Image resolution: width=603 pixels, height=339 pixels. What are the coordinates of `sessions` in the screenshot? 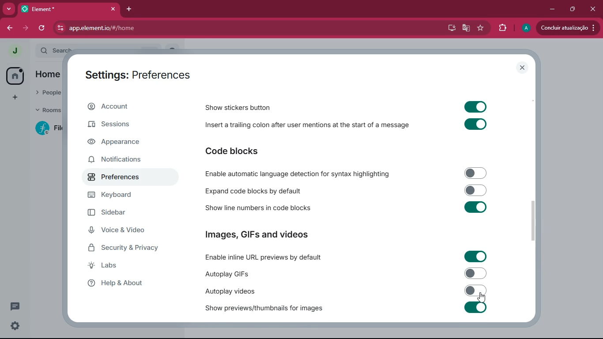 It's located at (120, 125).